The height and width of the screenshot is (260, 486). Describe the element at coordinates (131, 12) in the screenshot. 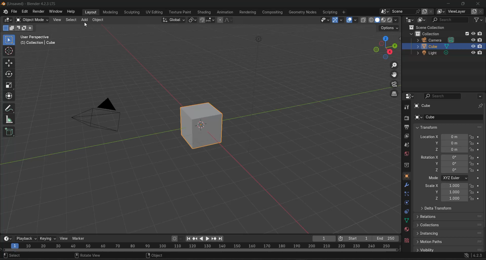

I see `sculpting` at that location.